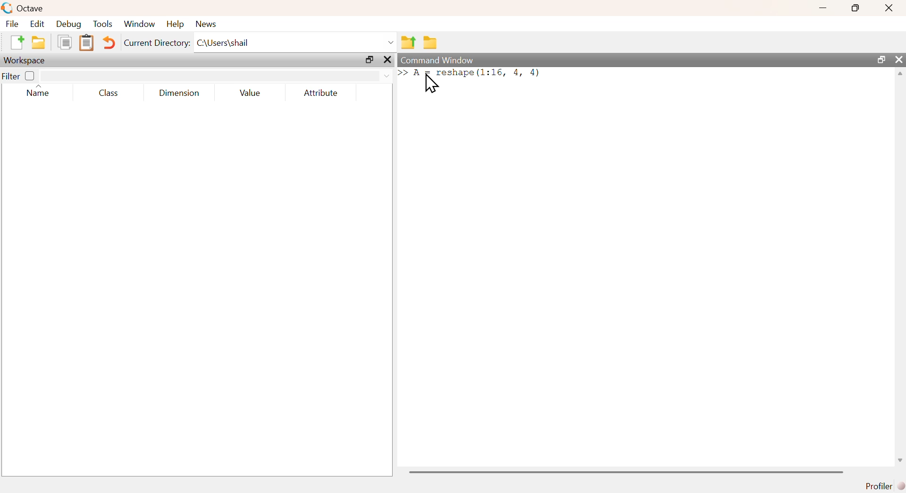 This screenshot has width=906, height=493. What do you see at coordinates (28, 60) in the screenshot?
I see `workspace` at bounding box center [28, 60].